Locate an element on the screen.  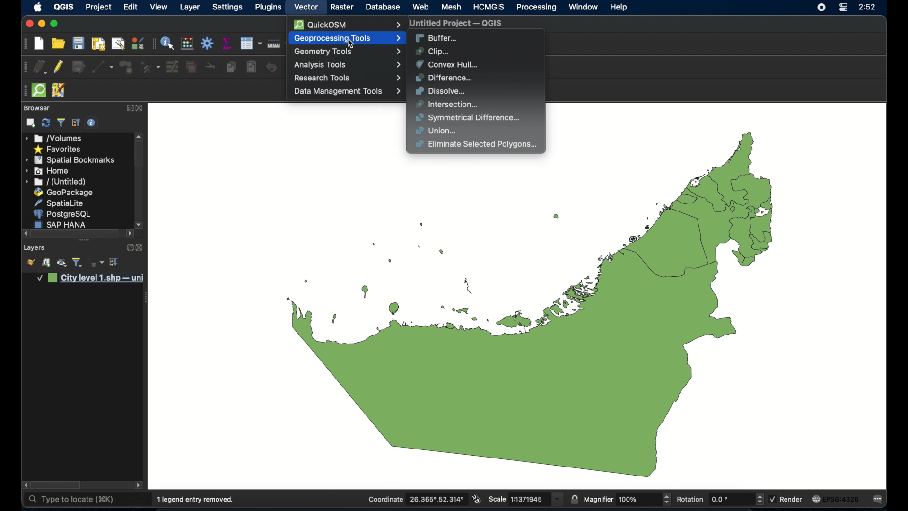
rotation is located at coordinates (719, 499).